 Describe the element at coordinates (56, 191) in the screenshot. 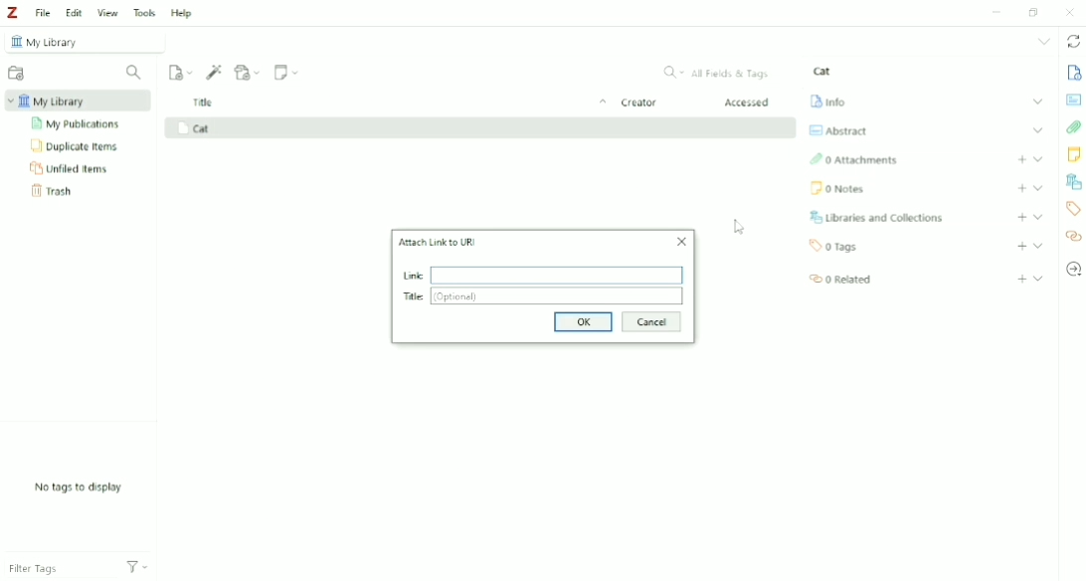

I see `Trash` at that location.